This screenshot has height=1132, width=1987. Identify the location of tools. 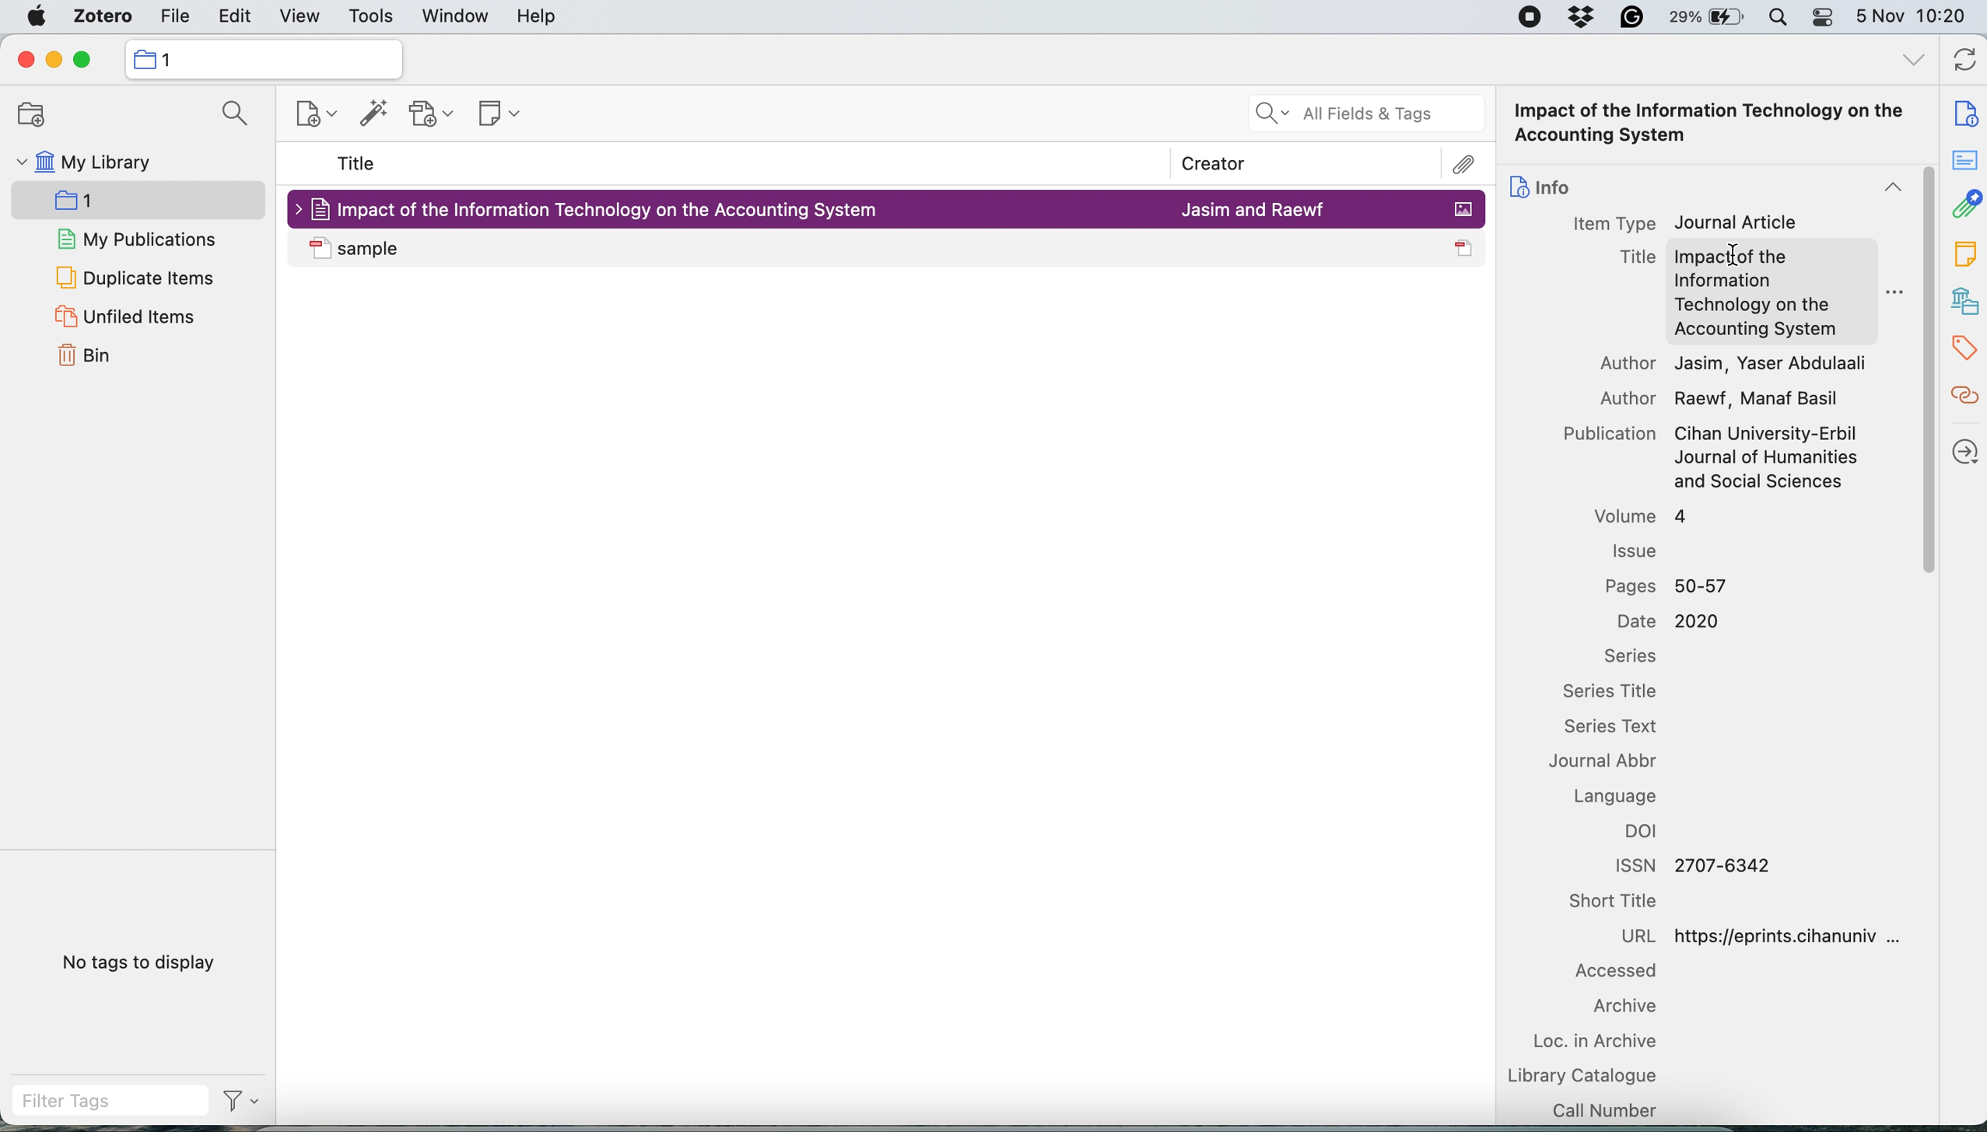
(374, 16).